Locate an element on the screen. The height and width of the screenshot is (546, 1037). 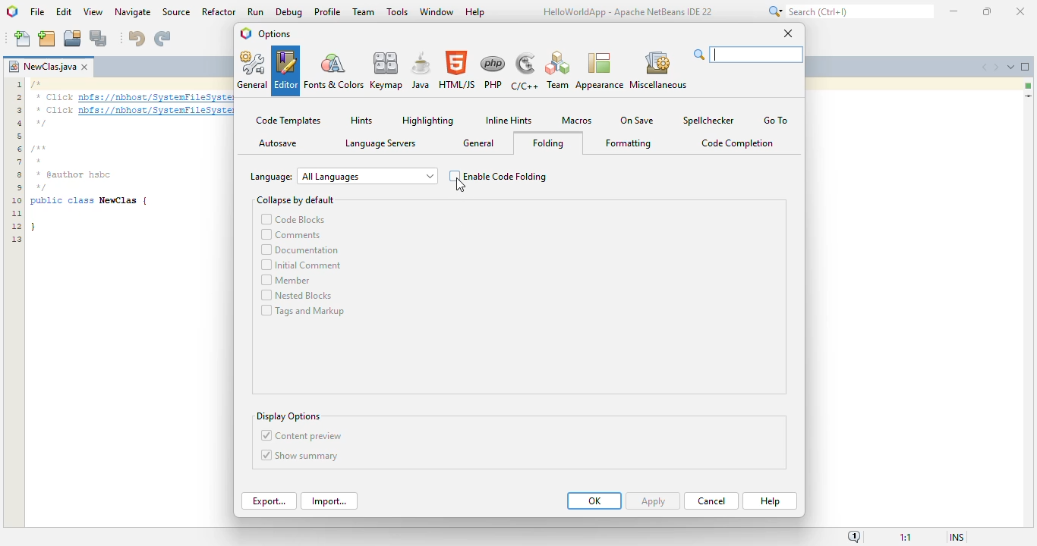
team is located at coordinates (559, 71).